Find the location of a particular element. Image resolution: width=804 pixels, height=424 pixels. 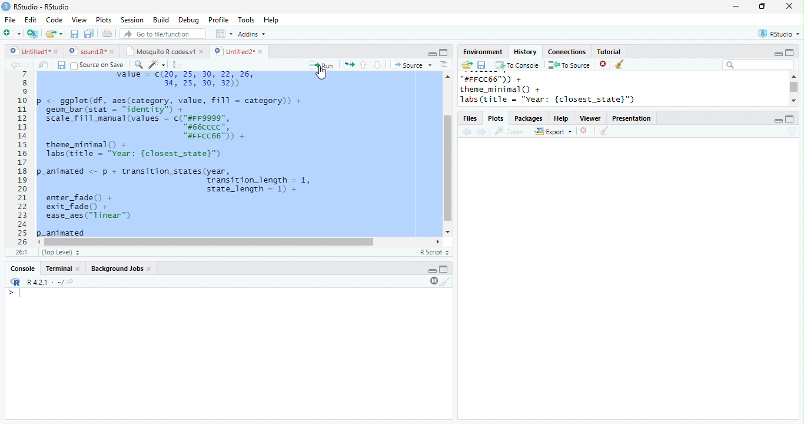

close is located at coordinates (789, 6).